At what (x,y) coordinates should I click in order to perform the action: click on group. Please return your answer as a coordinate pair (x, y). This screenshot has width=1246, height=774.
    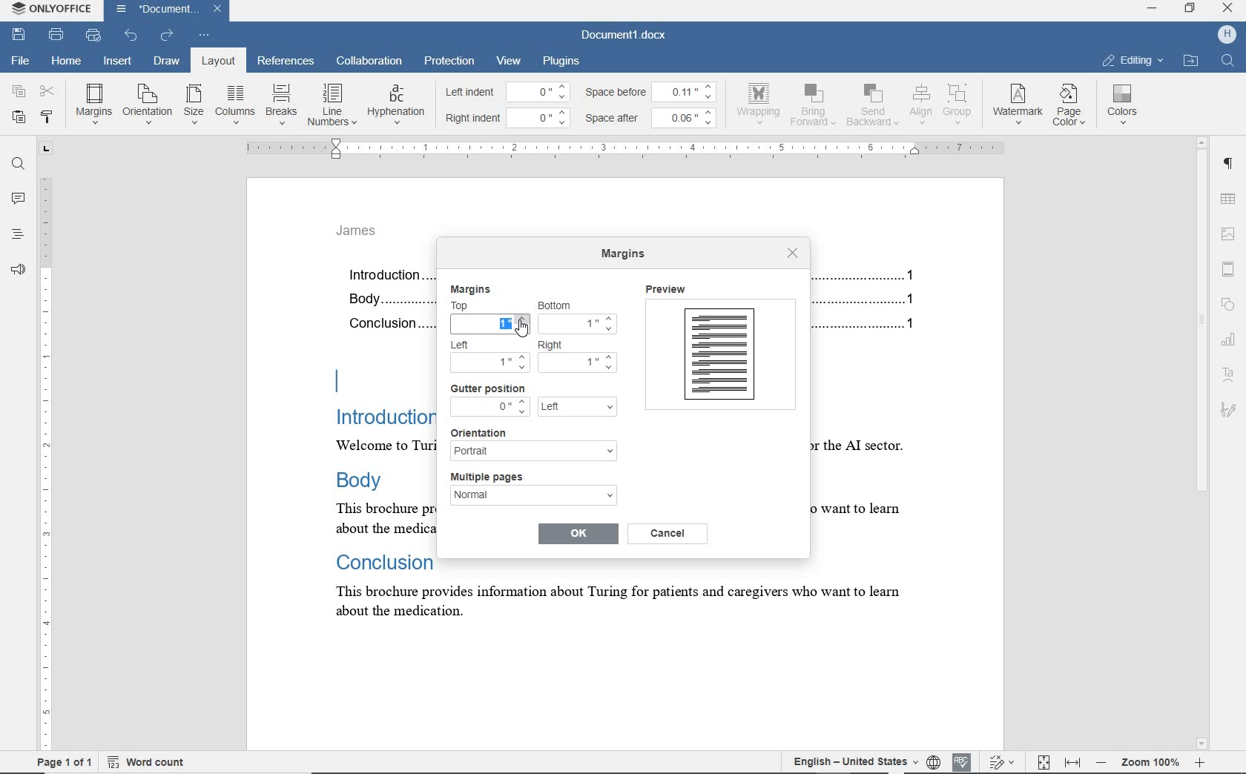
    Looking at the image, I should click on (958, 104).